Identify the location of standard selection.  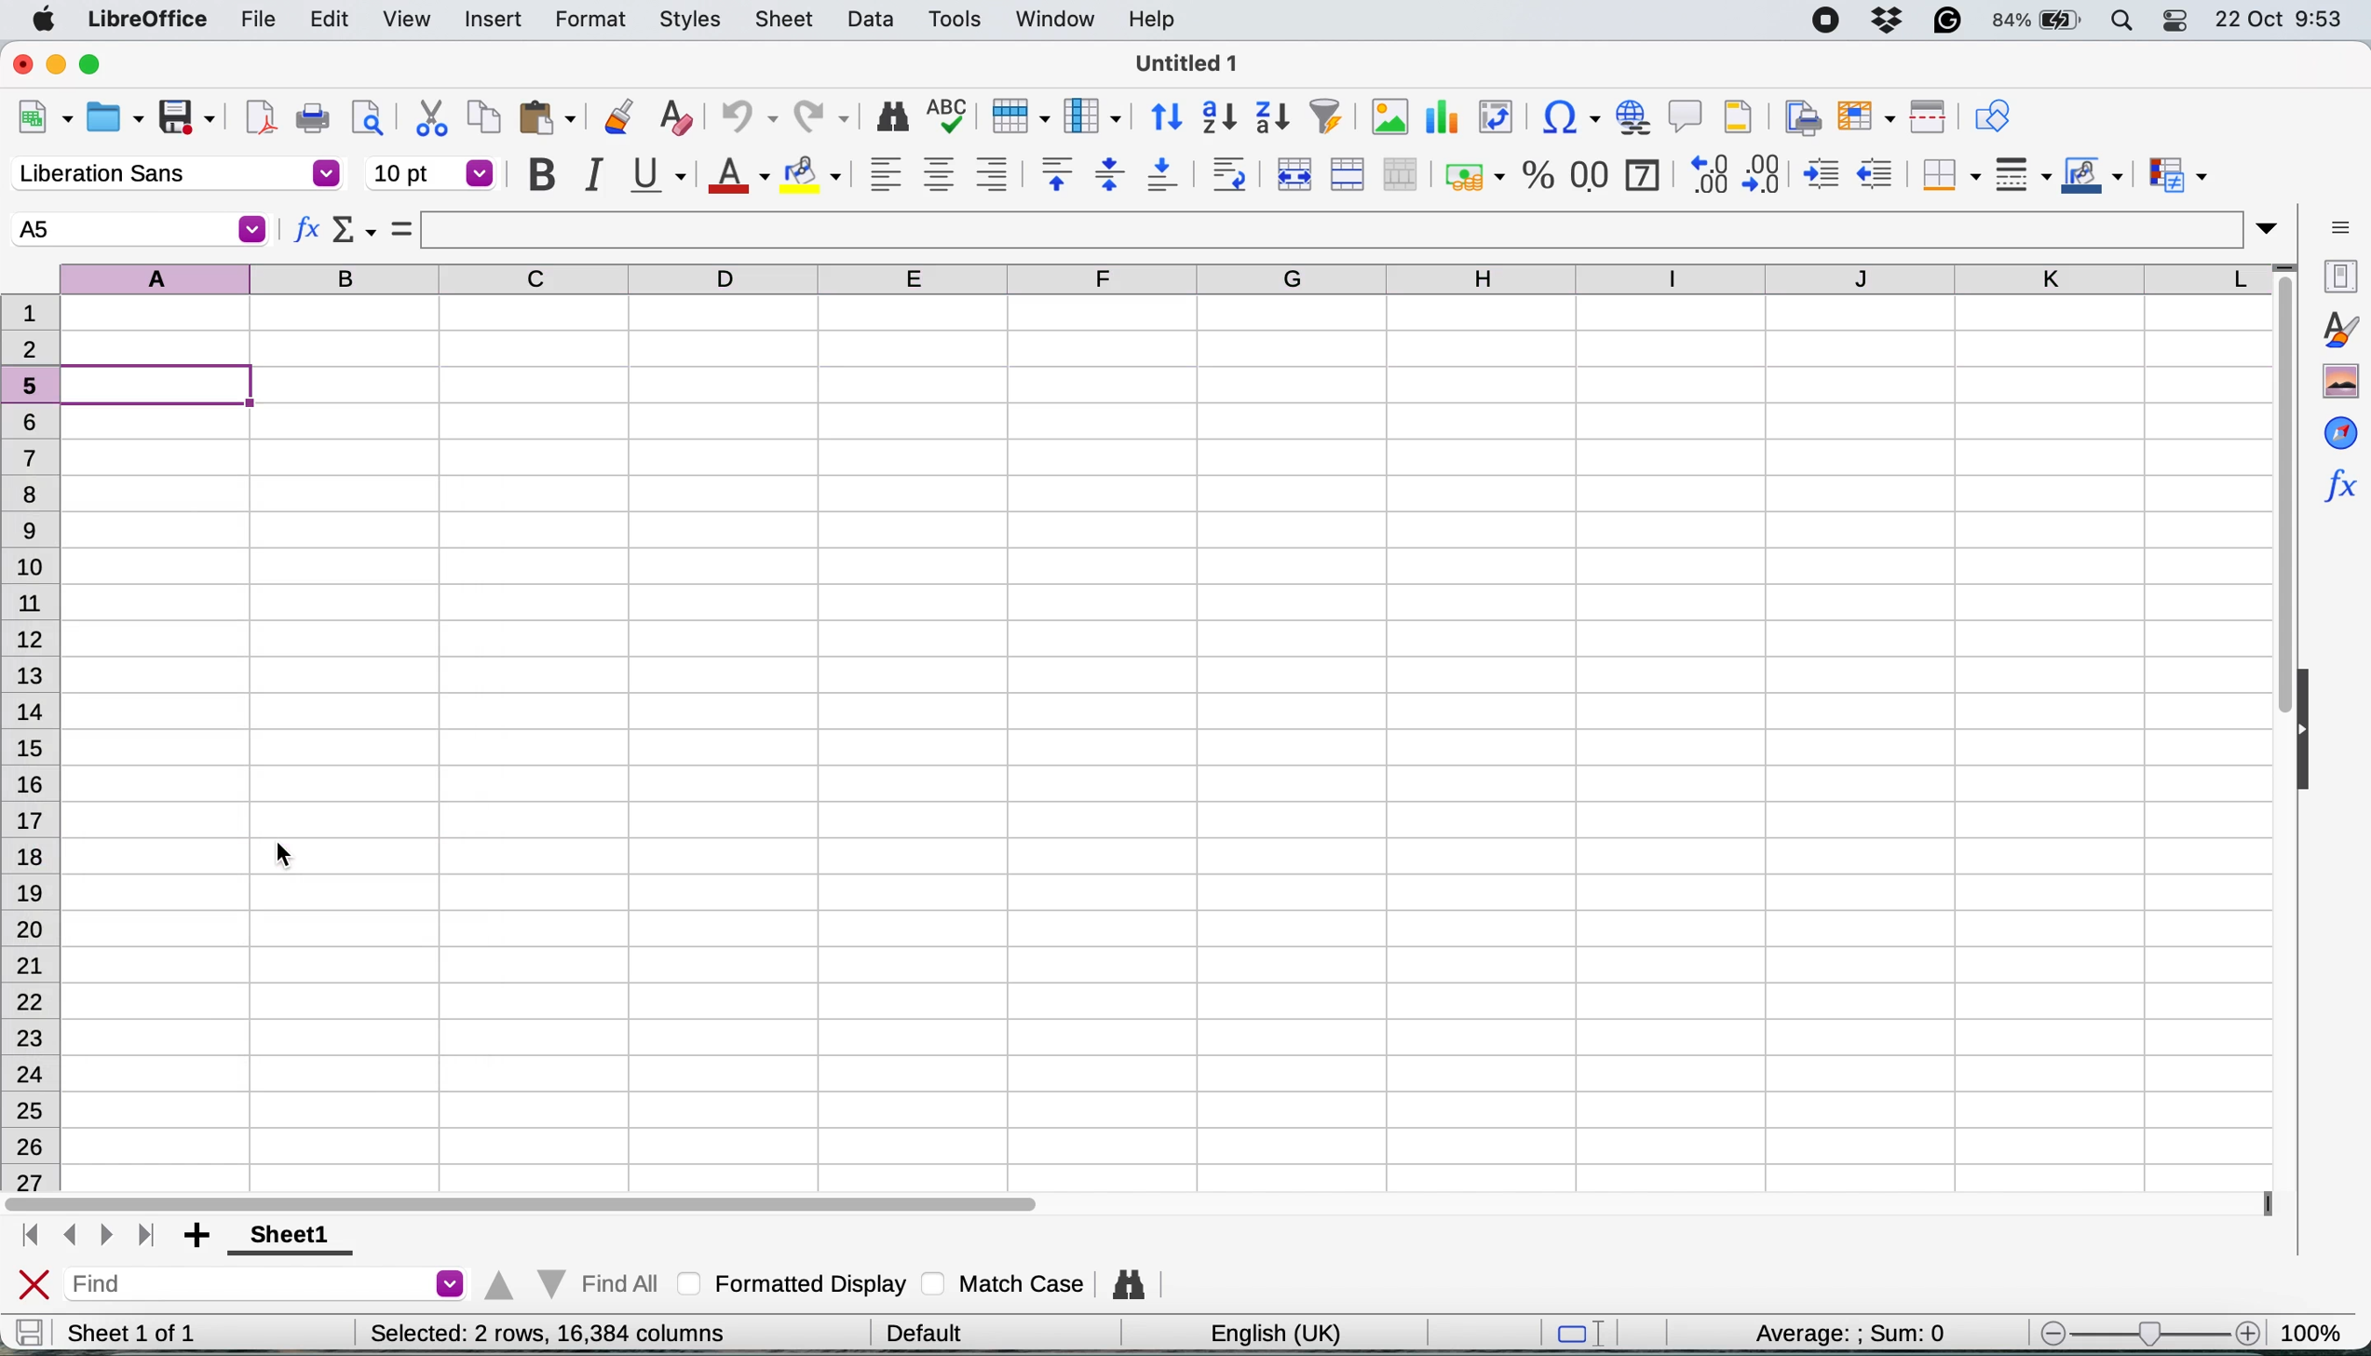
(1588, 1336).